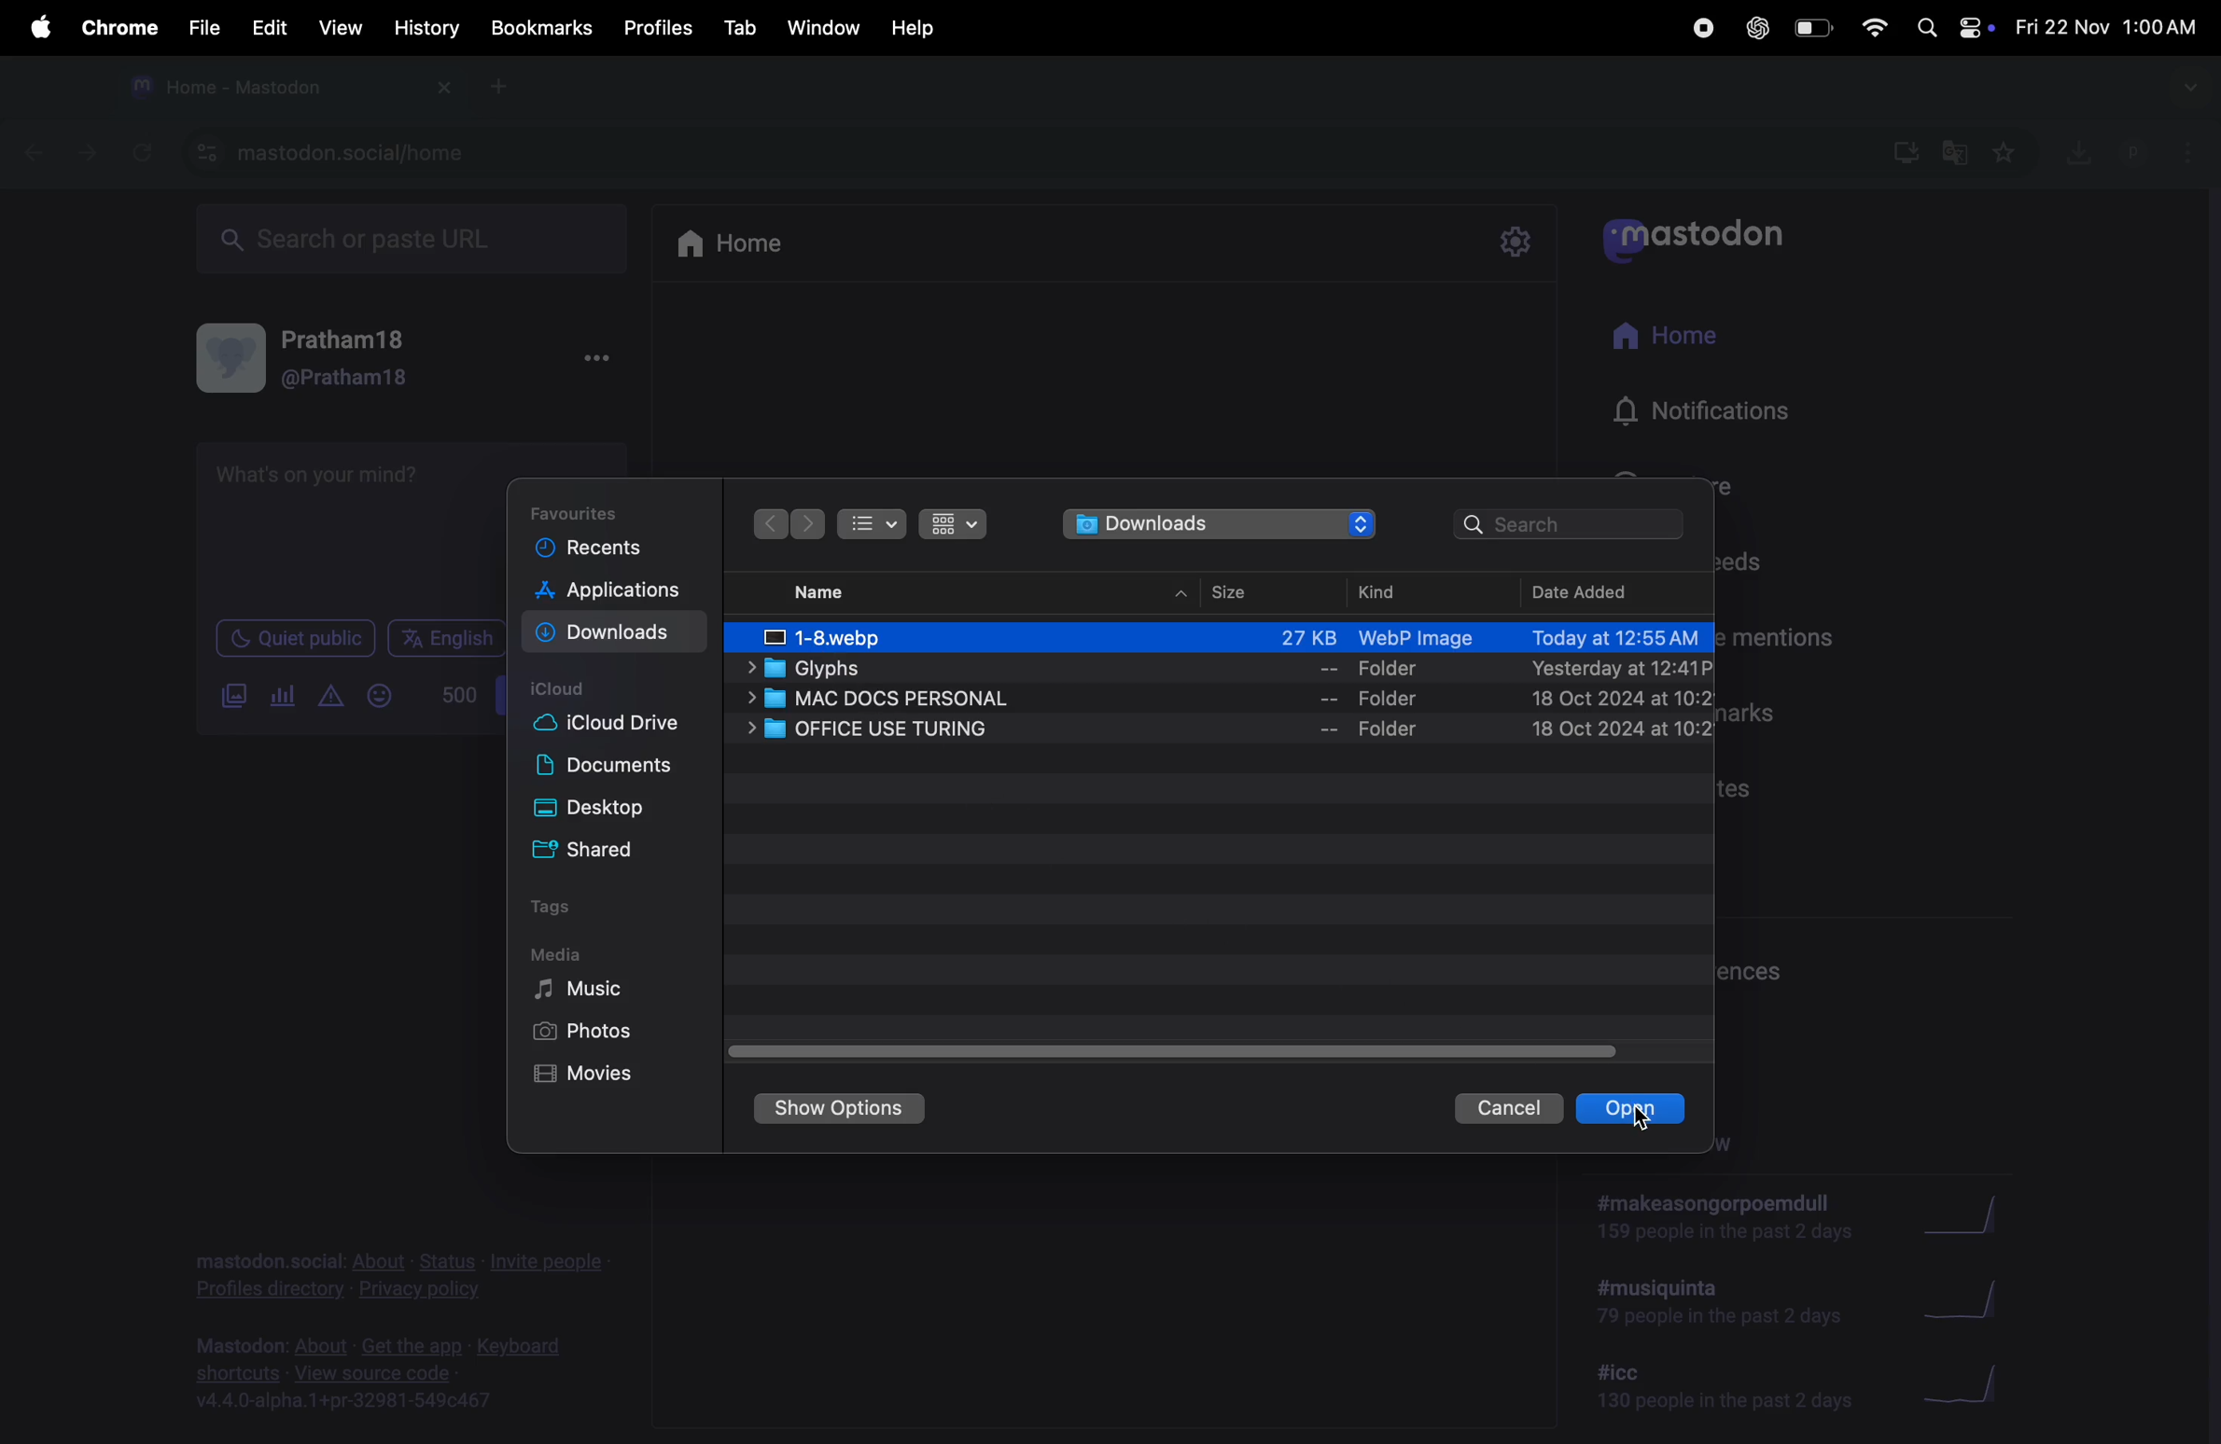 This screenshot has width=2221, height=1444. I want to click on hashtags, so click(1719, 1312).